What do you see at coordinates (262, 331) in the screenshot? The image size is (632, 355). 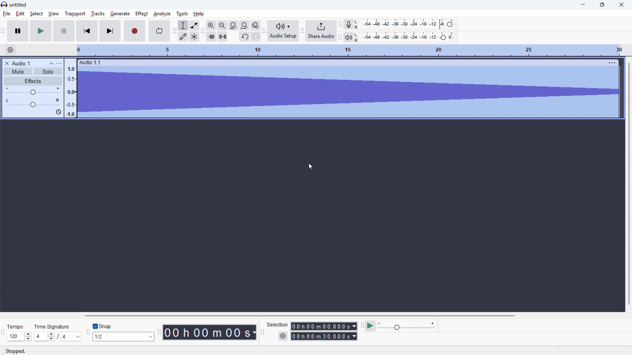 I see `Selection toolbar ` at bounding box center [262, 331].